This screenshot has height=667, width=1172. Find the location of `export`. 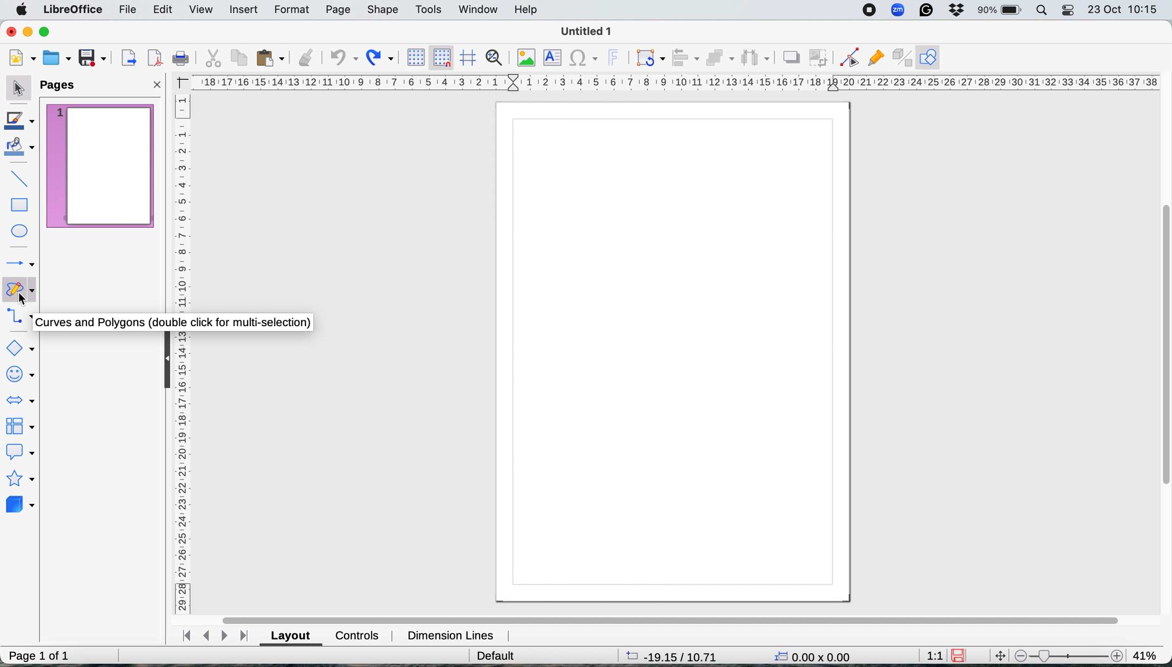

export is located at coordinates (128, 57).